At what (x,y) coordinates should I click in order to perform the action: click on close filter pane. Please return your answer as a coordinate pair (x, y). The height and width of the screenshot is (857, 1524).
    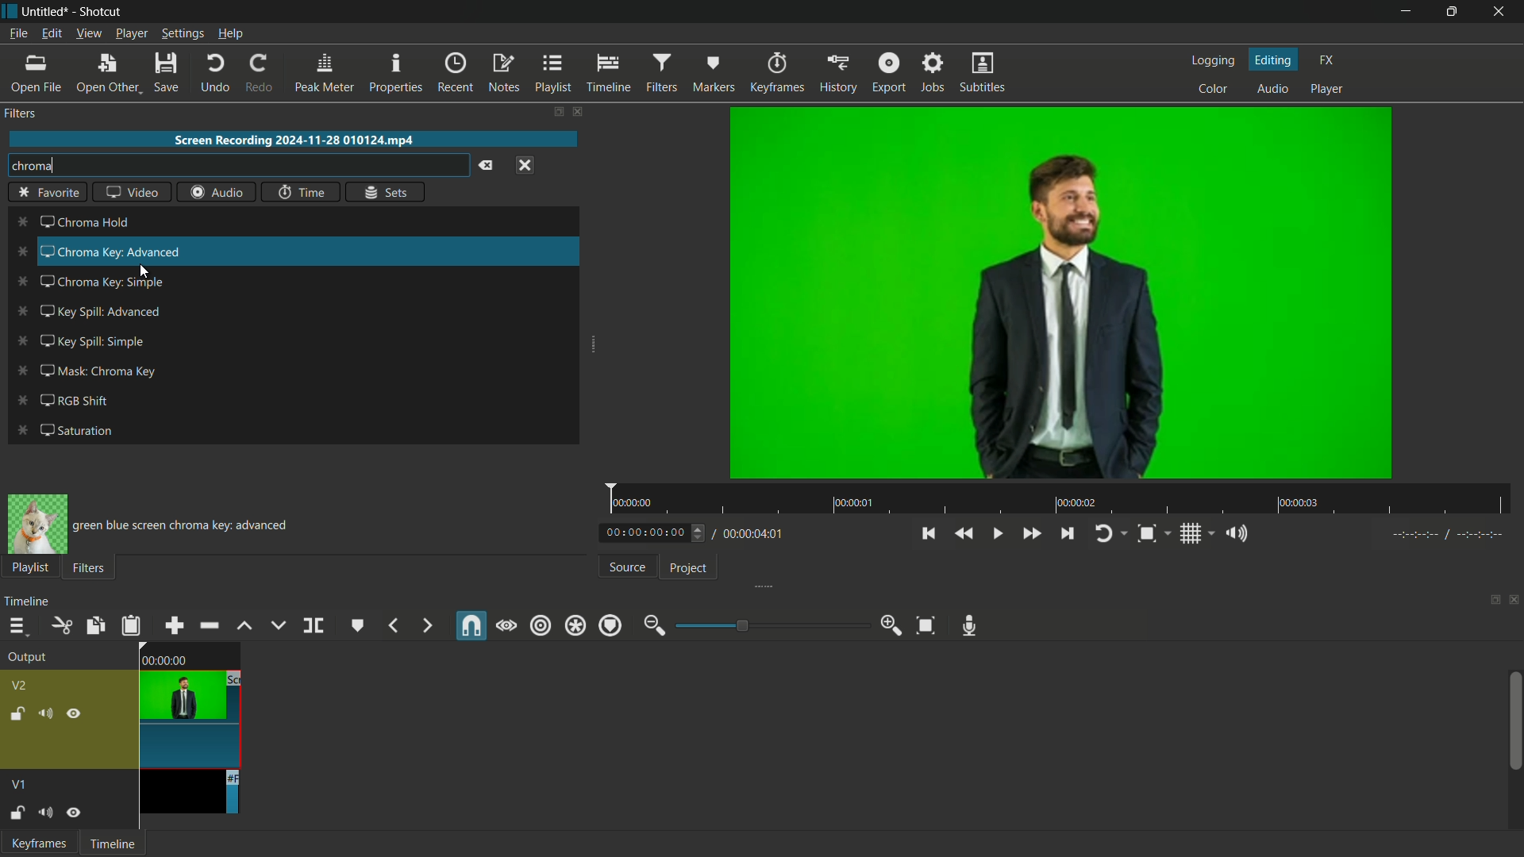
    Looking at the image, I should click on (582, 113).